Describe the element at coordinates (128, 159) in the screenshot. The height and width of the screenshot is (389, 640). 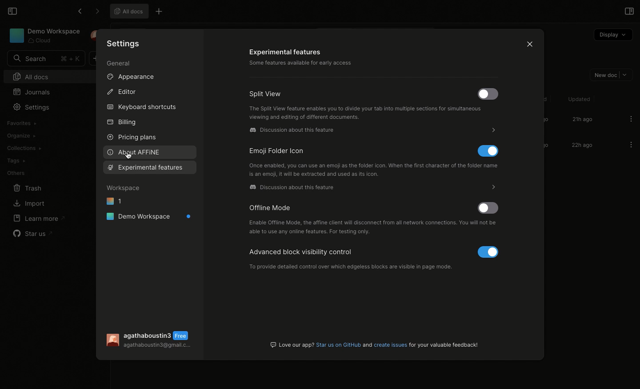
I see `Cursor on About AFFINE` at that location.